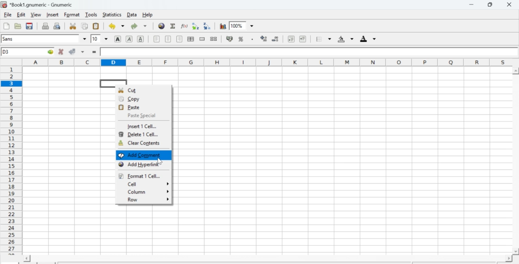 This screenshot has height=264, width=519. Describe the element at coordinates (148, 192) in the screenshot. I see `Column` at that location.